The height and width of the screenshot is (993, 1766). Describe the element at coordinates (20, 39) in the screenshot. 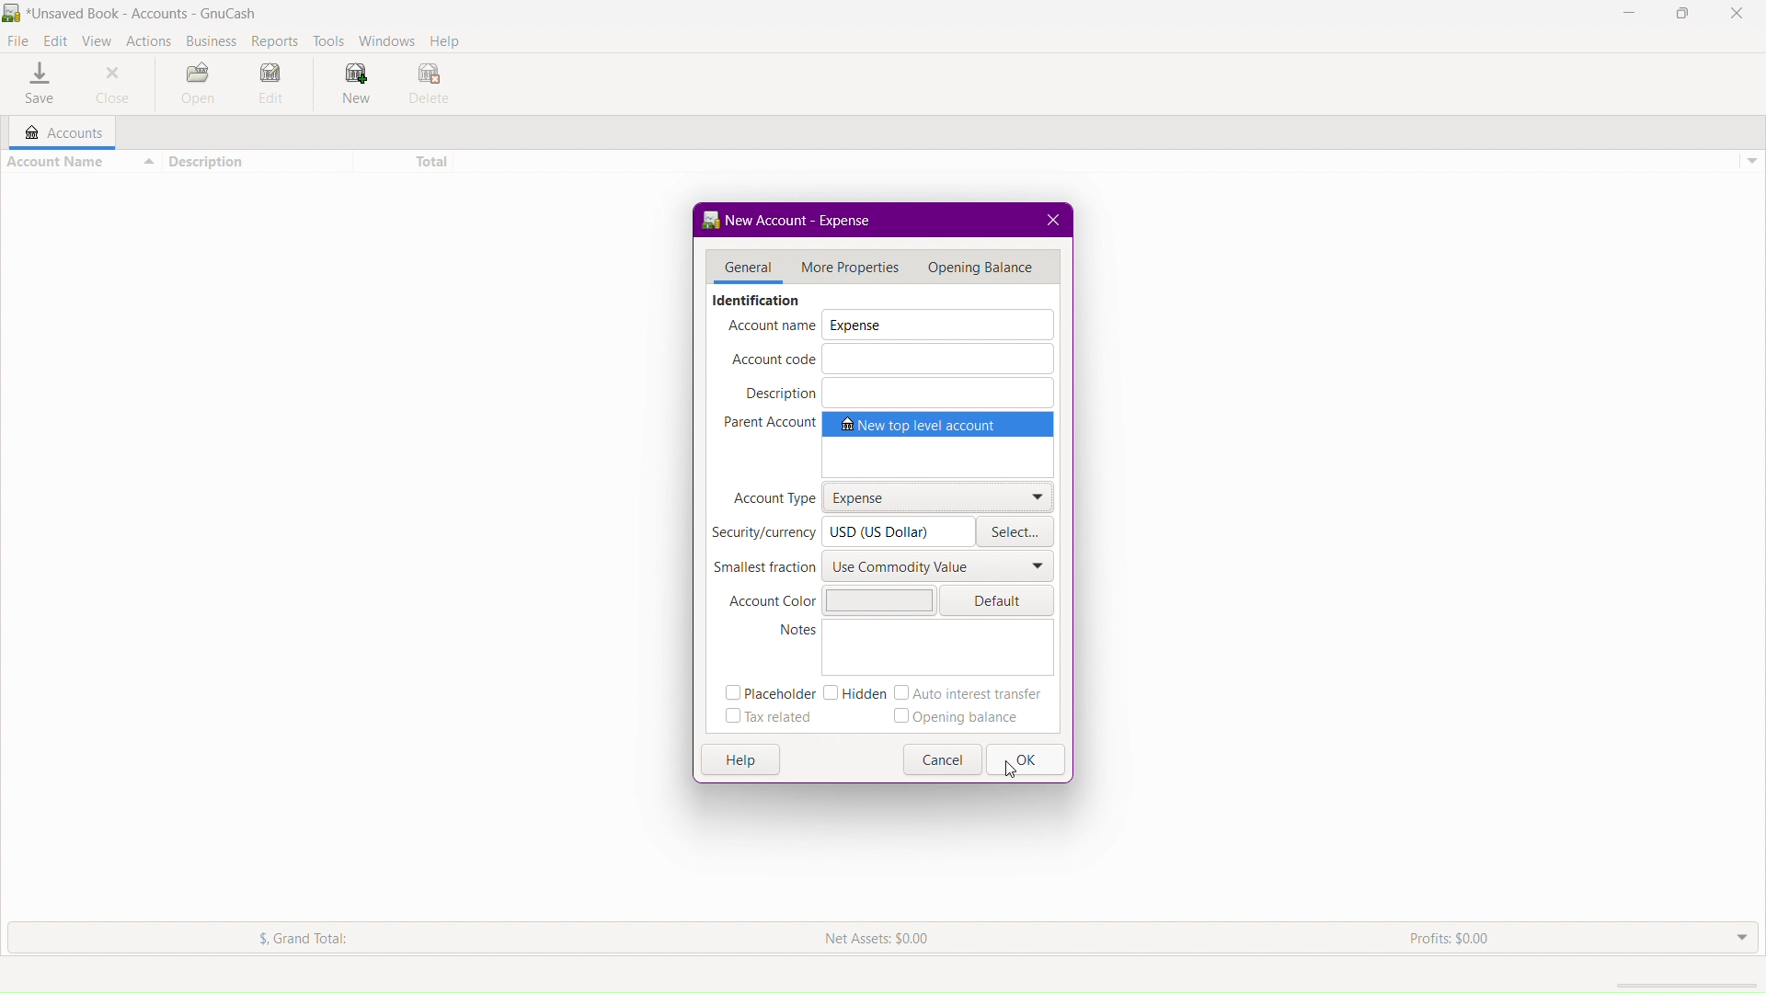

I see `File` at that location.